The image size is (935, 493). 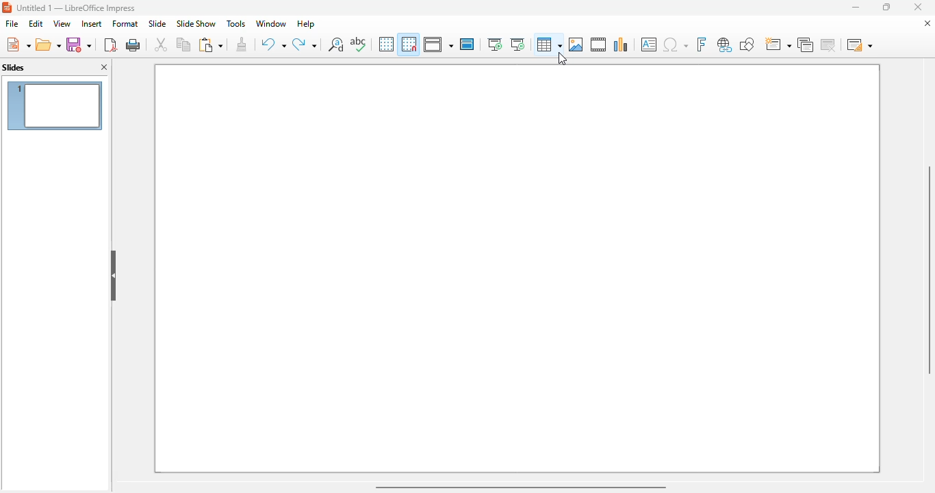 What do you see at coordinates (409, 44) in the screenshot?
I see `snap to grid` at bounding box center [409, 44].